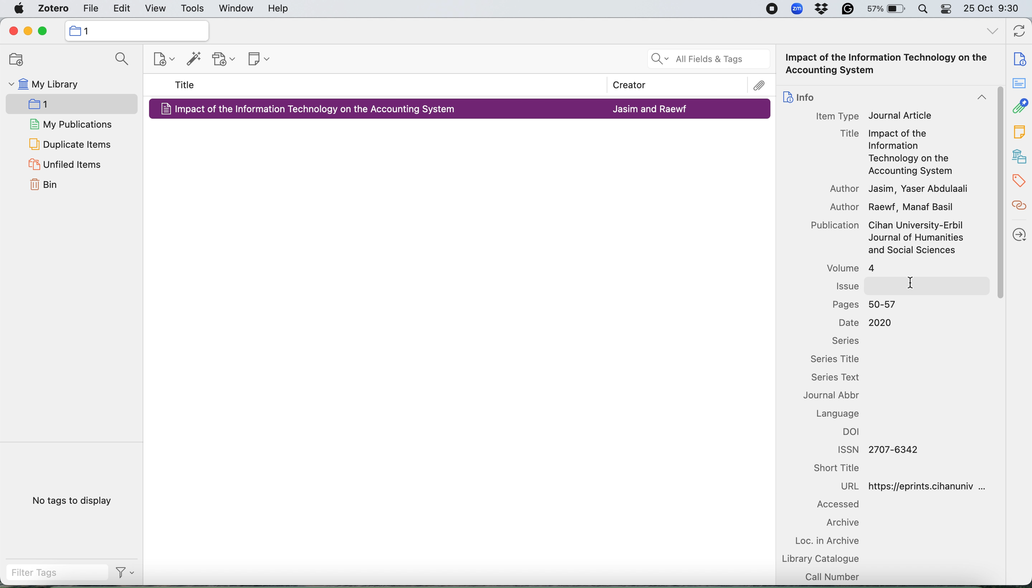 The image size is (1032, 588). I want to click on Raewt, Manat Basil, so click(912, 208).